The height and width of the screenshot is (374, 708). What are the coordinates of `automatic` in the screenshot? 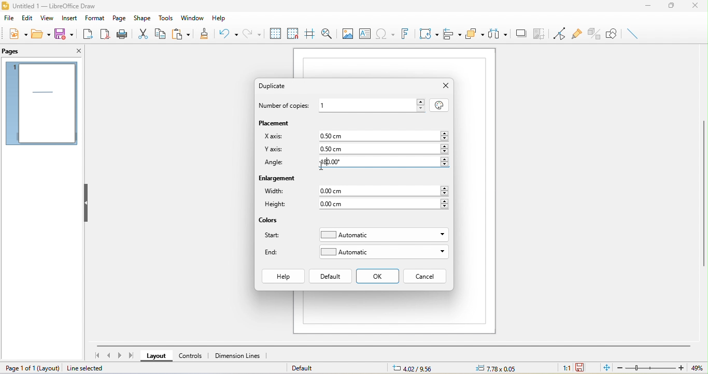 It's located at (383, 235).